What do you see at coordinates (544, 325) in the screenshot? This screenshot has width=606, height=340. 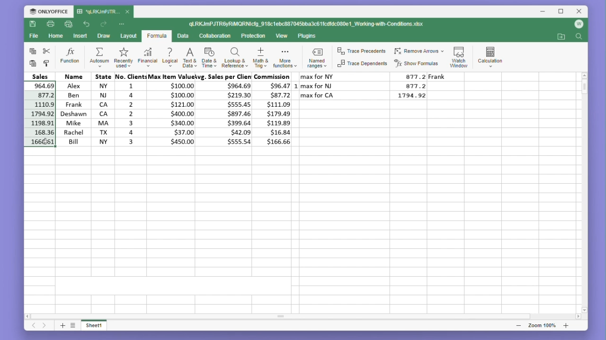 I see `Zoom 100%` at bounding box center [544, 325].